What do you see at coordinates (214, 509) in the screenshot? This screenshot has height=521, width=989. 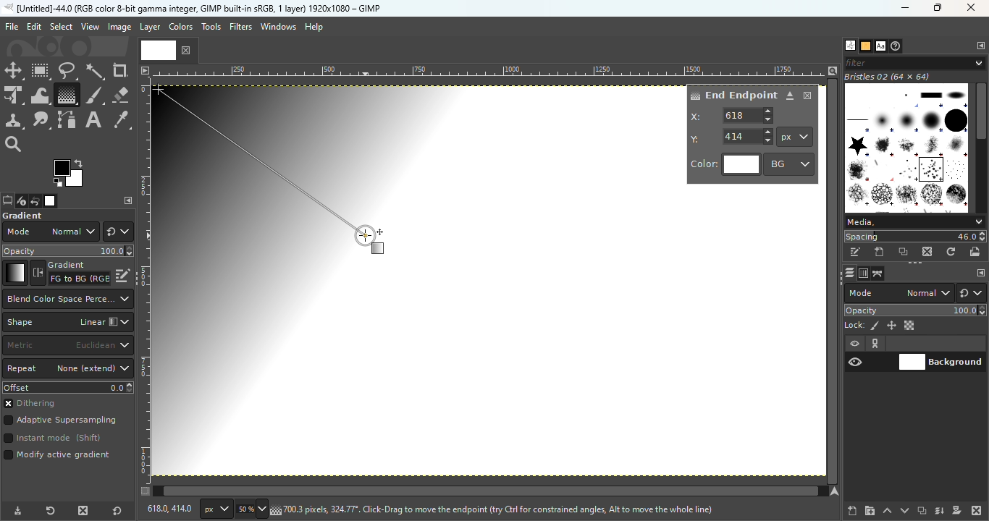 I see `Ruler measurement` at bounding box center [214, 509].